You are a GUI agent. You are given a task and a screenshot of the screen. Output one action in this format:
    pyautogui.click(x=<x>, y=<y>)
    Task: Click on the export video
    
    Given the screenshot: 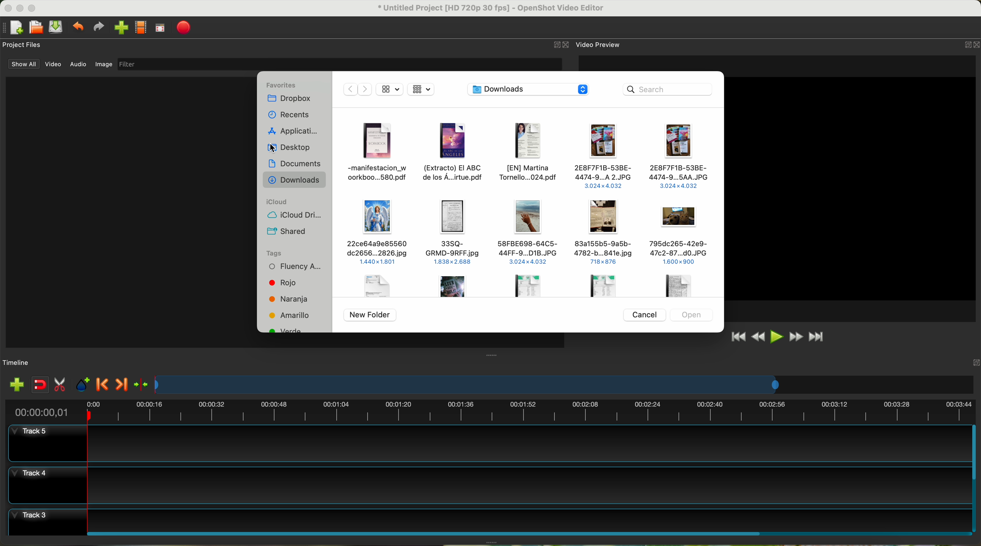 What is the action you would take?
    pyautogui.click(x=184, y=28)
    